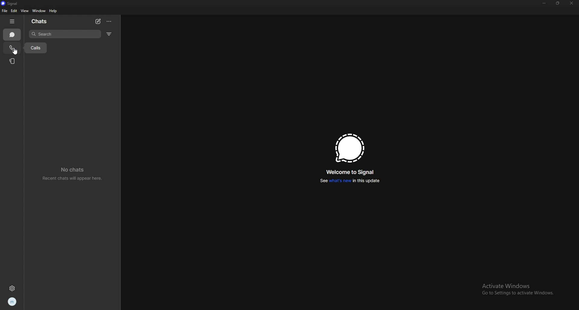 This screenshot has width=579, height=310. What do you see at coordinates (65, 34) in the screenshot?
I see `search` at bounding box center [65, 34].